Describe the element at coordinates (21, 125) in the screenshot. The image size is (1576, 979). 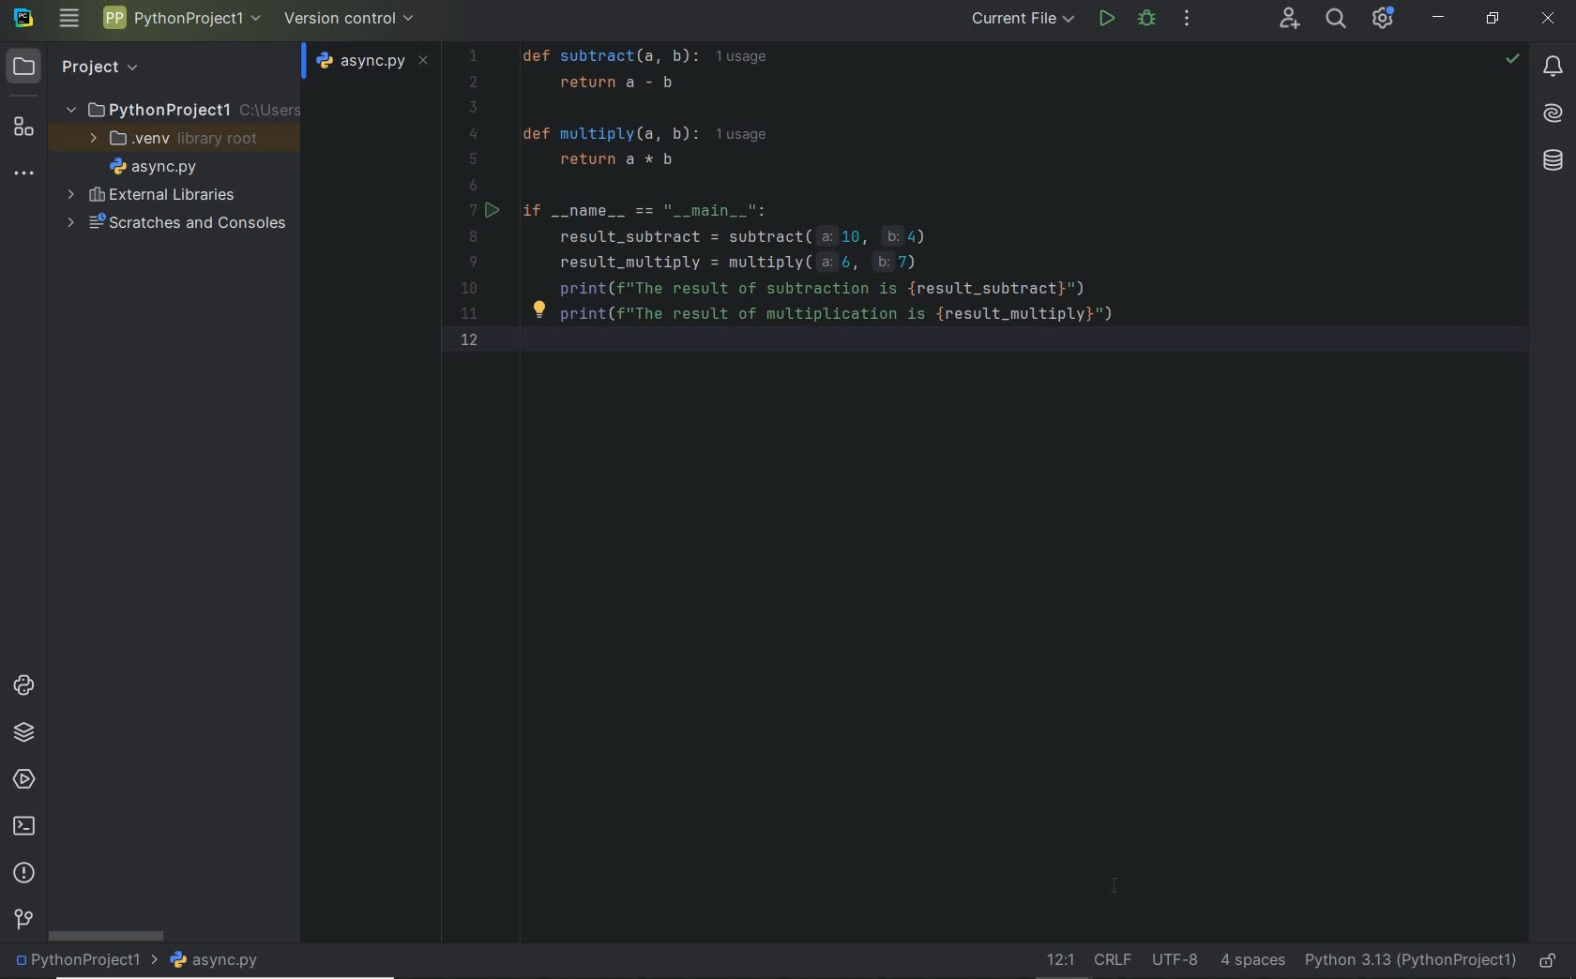
I see `structure` at that location.